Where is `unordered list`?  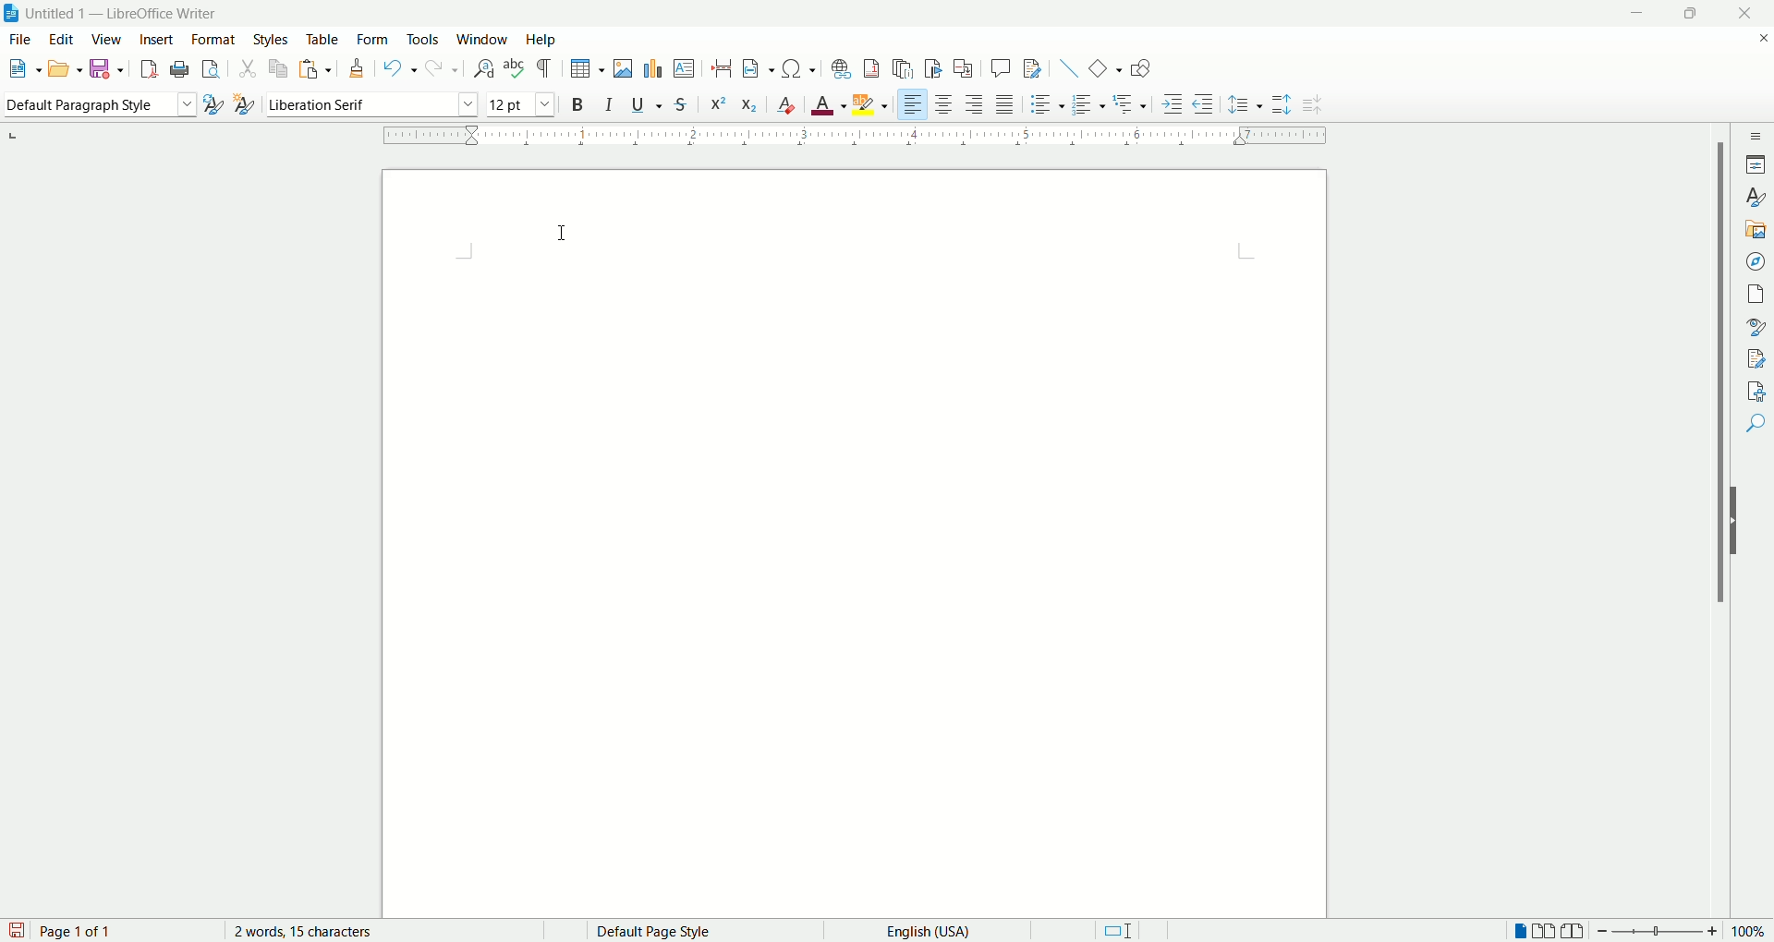
unordered list is located at coordinates (1041, 106).